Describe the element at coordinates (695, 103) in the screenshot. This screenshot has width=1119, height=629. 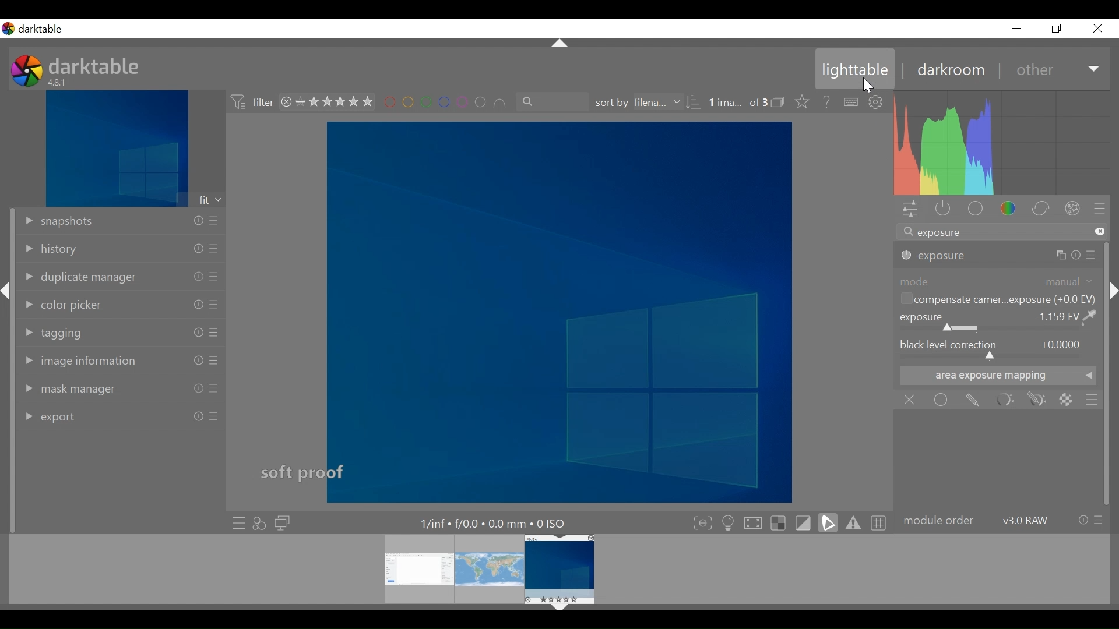
I see `sorting` at that location.